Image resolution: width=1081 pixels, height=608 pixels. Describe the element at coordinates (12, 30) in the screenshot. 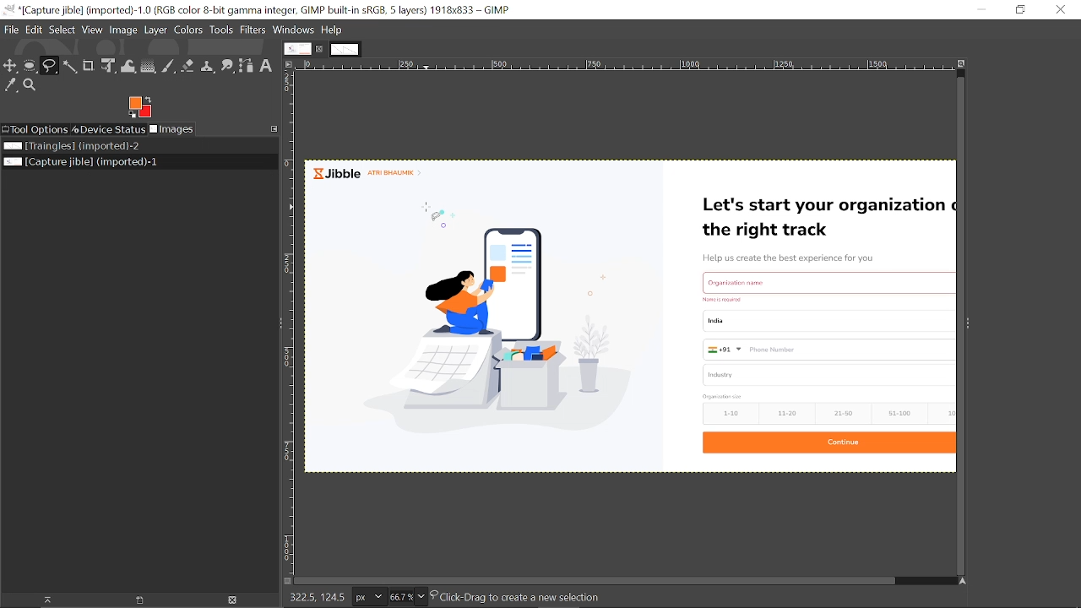

I see `File` at that location.